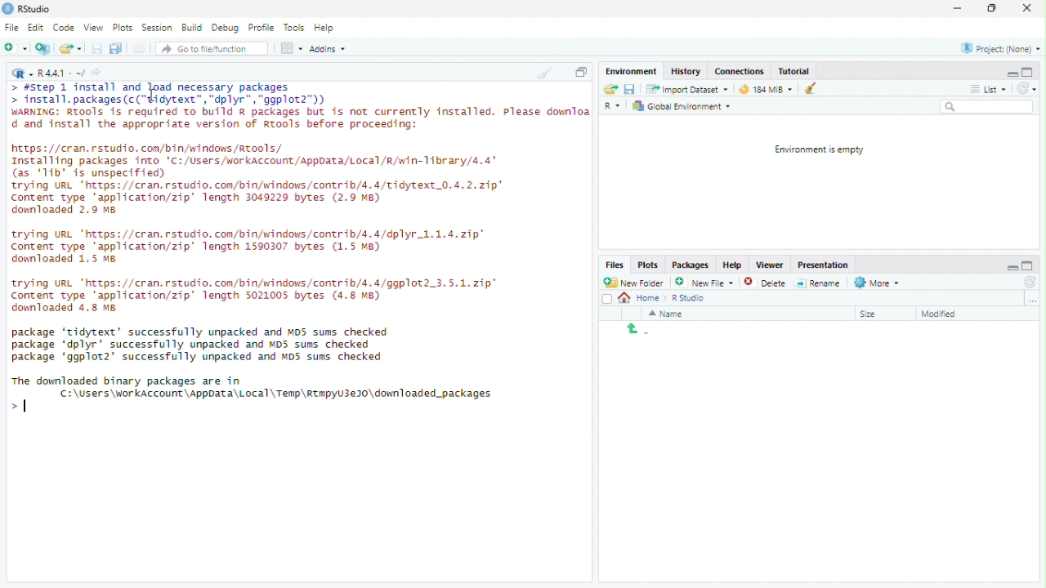 This screenshot has width=1046, height=588. What do you see at coordinates (1027, 72) in the screenshot?
I see `Maximize` at bounding box center [1027, 72].